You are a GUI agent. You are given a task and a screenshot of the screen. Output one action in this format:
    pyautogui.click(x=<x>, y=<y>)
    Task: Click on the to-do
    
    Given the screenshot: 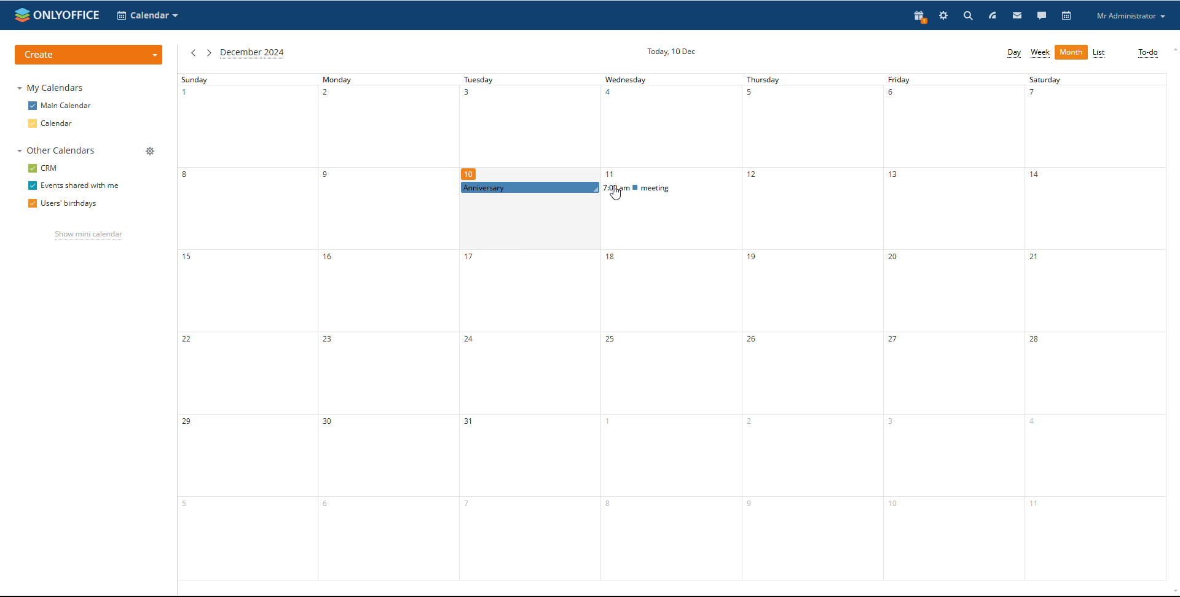 What is the action you would take?
    pyautogui.click(x=1148, y=53)
    